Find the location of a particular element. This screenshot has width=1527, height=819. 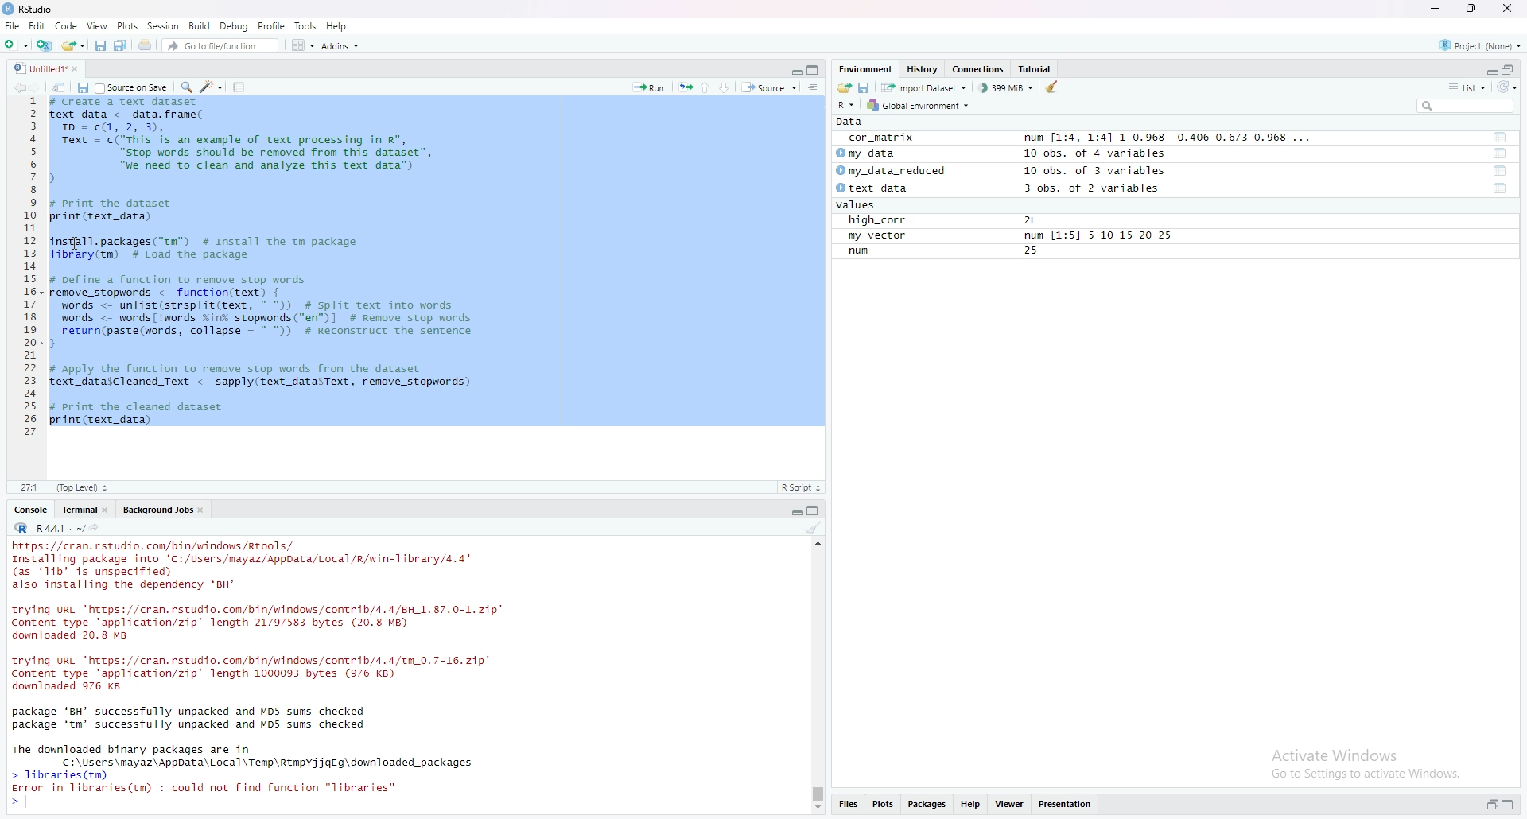

collapse is located at coordinates (1512, 70).